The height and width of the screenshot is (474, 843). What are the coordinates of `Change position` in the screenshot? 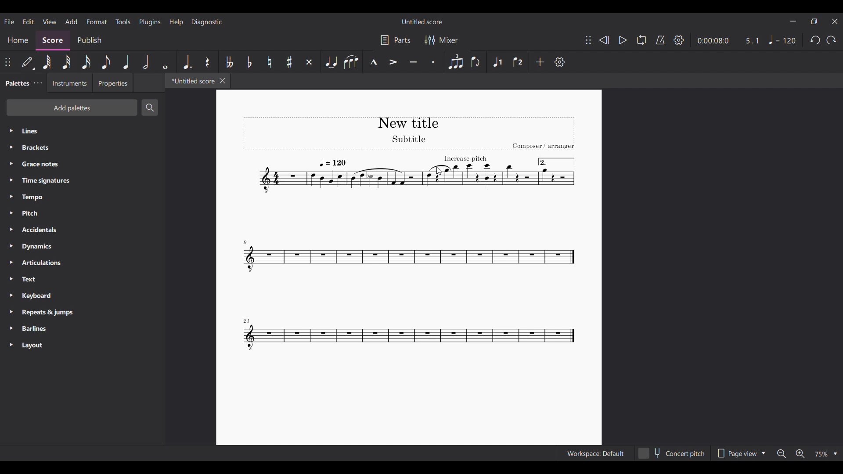 It's located at (8, 62).